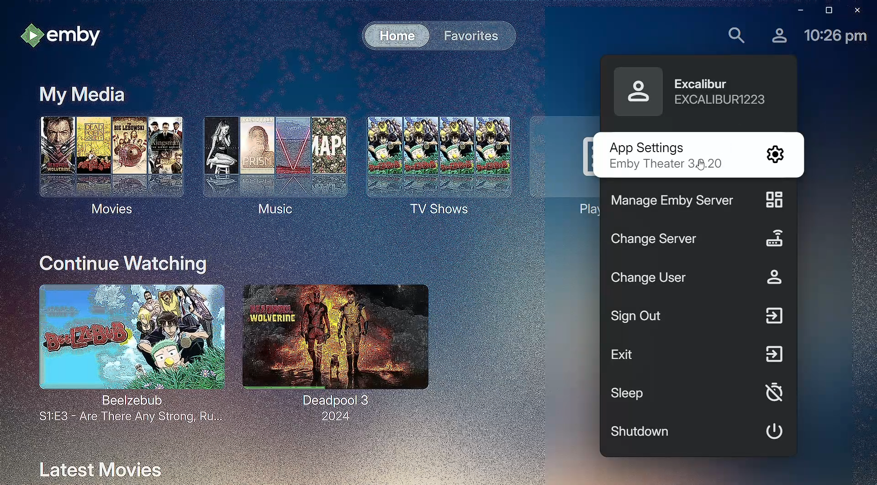  Describe the element at coordinates (796, 10) in the screenshot. I see `Minimize` at that location.